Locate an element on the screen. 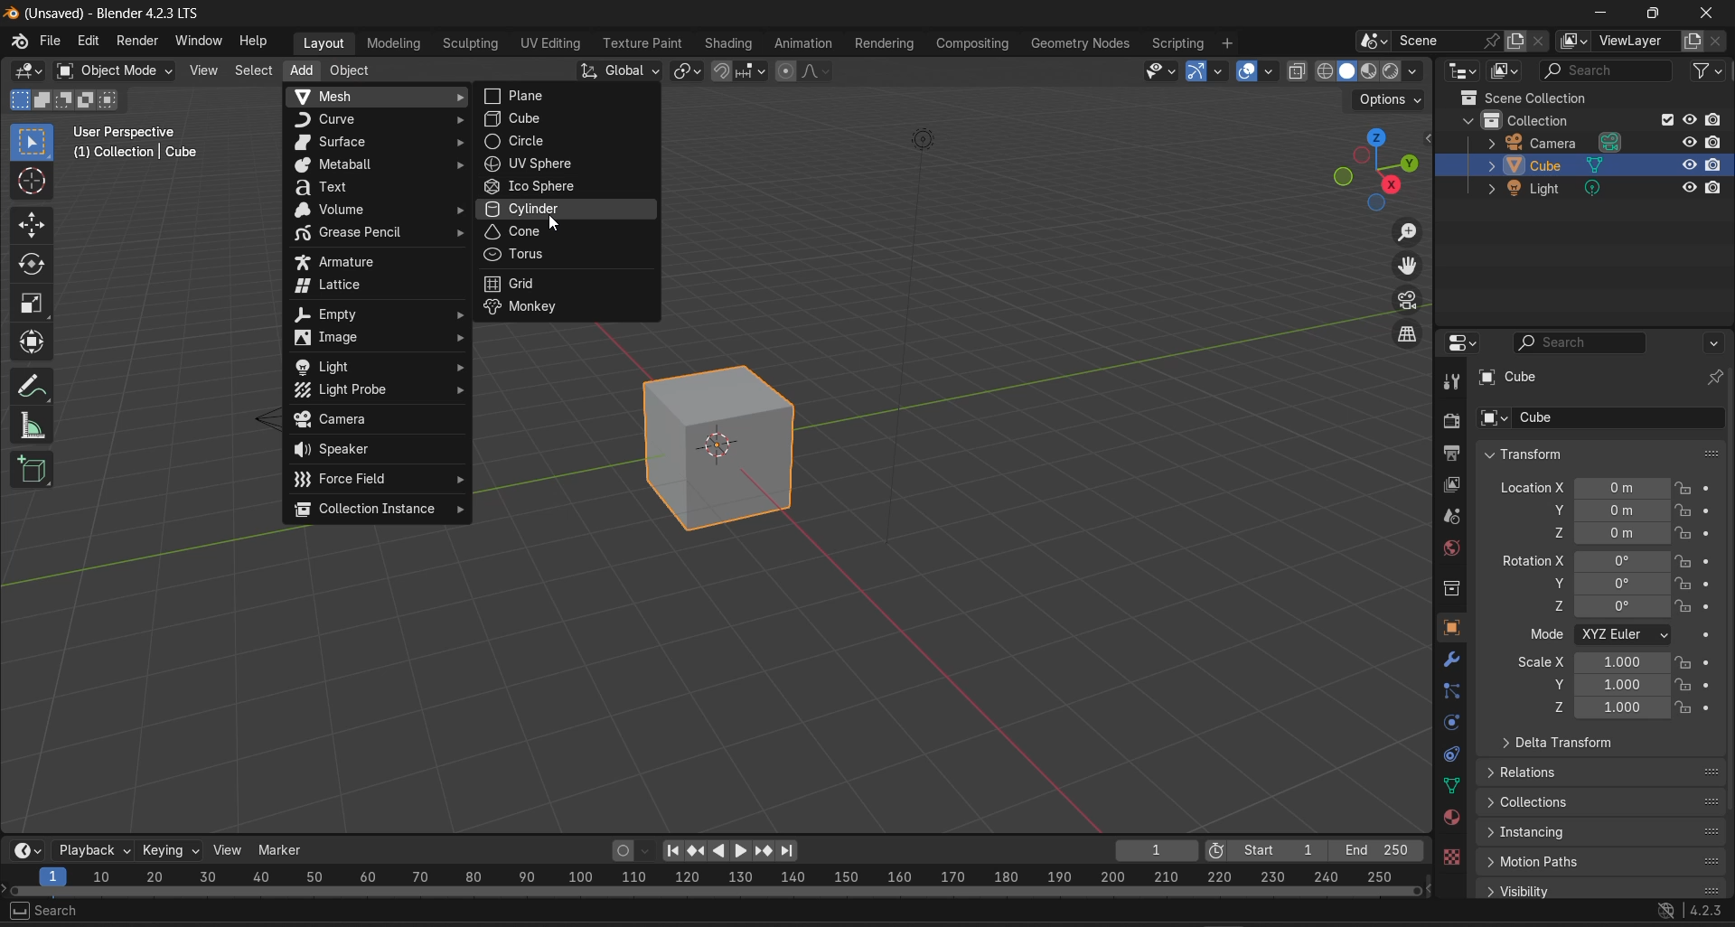  file is located at coordinates (52, 41).